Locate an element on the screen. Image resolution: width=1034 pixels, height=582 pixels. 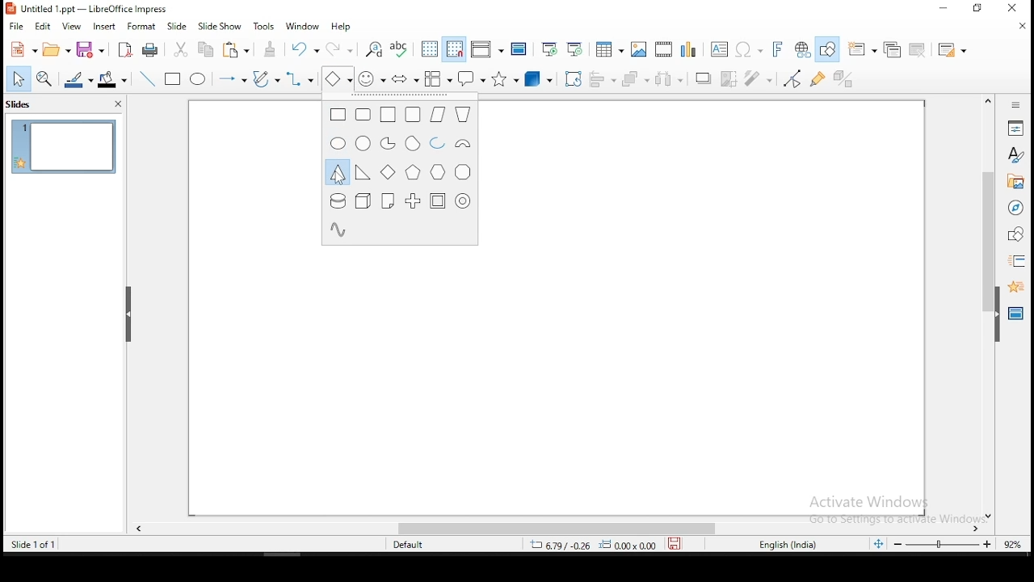
open is located at coordinates (57, 52).